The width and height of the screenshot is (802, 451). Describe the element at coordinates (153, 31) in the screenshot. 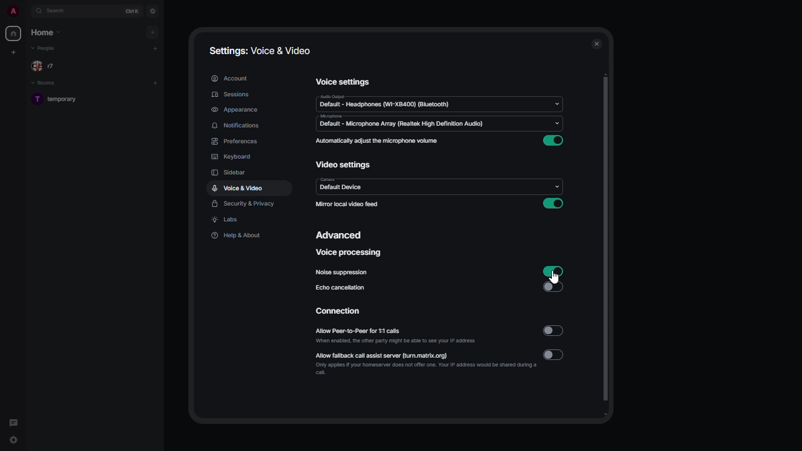

I see `add` at that location.